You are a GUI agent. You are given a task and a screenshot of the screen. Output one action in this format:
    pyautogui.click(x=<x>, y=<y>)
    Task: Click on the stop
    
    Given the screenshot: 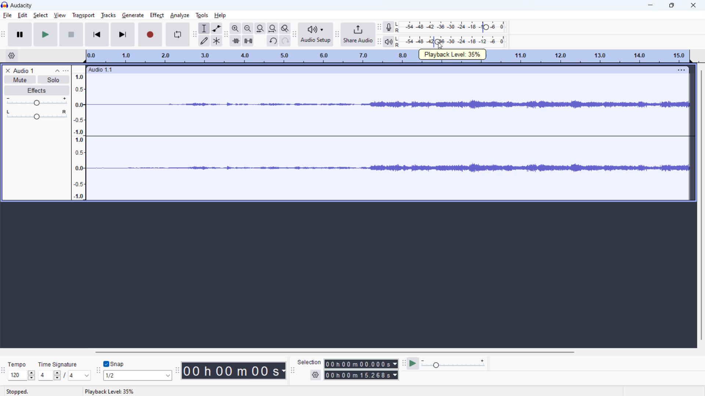 What is the action you would take?
    pyautogui.click(x=71, y=34)
    